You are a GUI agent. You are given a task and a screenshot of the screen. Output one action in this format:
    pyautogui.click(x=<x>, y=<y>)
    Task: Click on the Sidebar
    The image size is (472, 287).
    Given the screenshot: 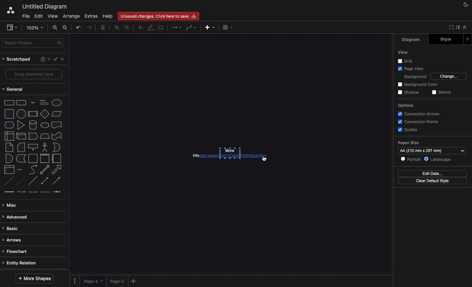 What is the action you would take?
    pyautogui.click(x=10, y=27)
    